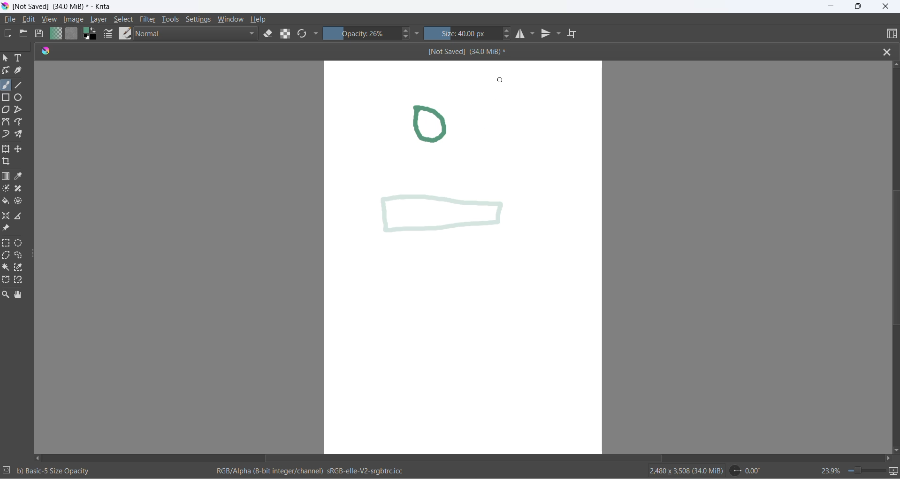  Describe the element at coordinates (894, 472) in the screenshot. I see `slideshow` at that location.